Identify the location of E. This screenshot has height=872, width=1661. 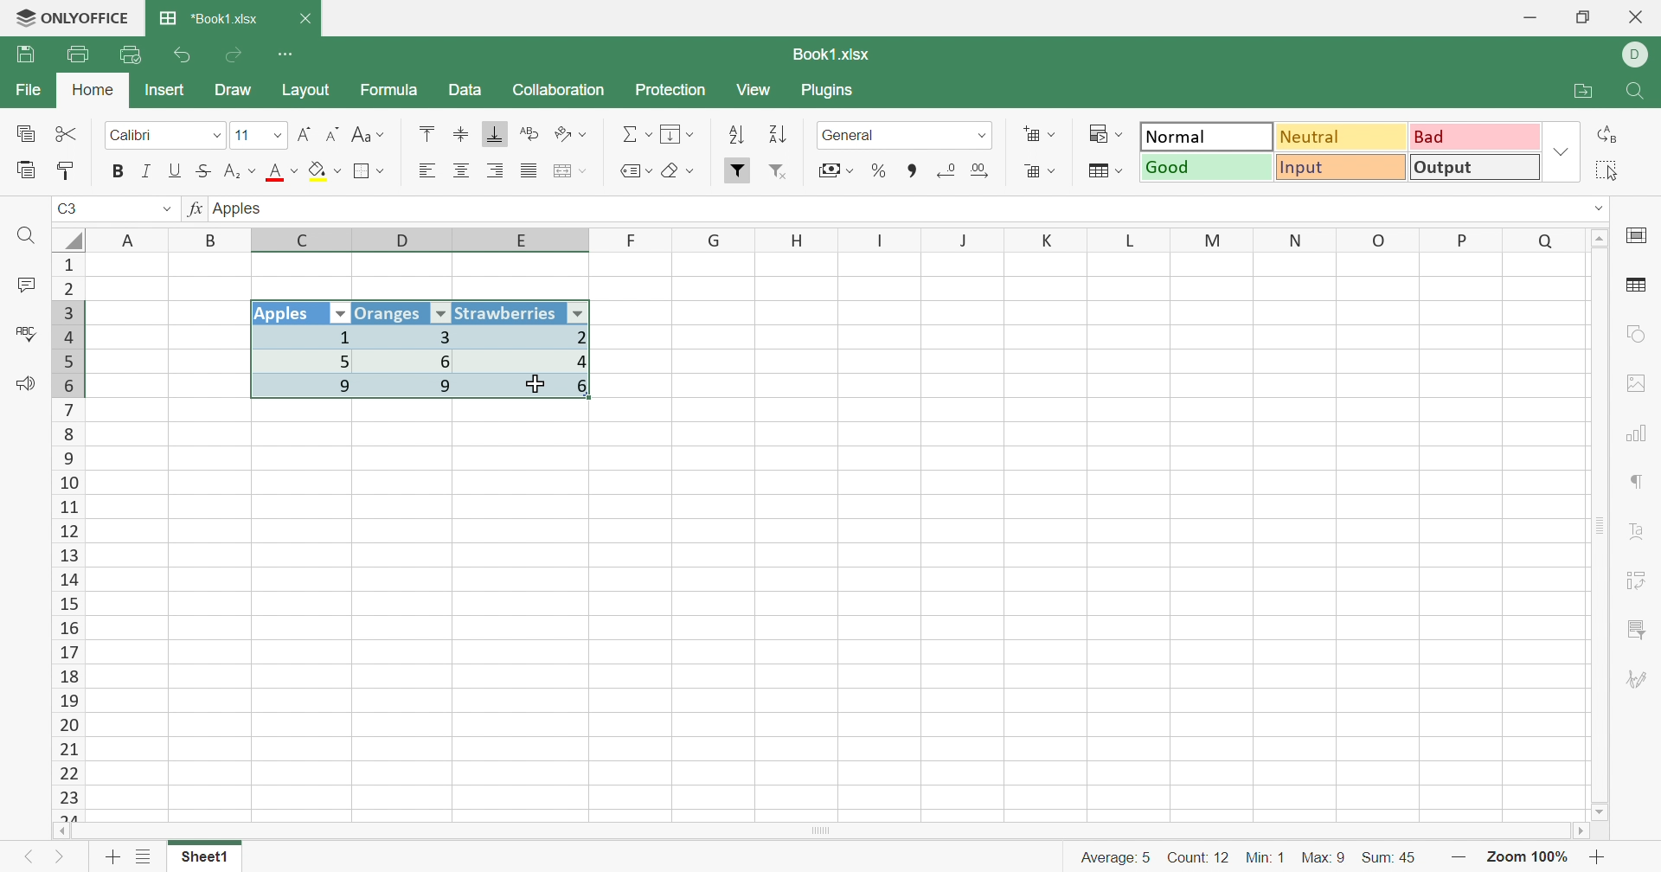
(528, 242).